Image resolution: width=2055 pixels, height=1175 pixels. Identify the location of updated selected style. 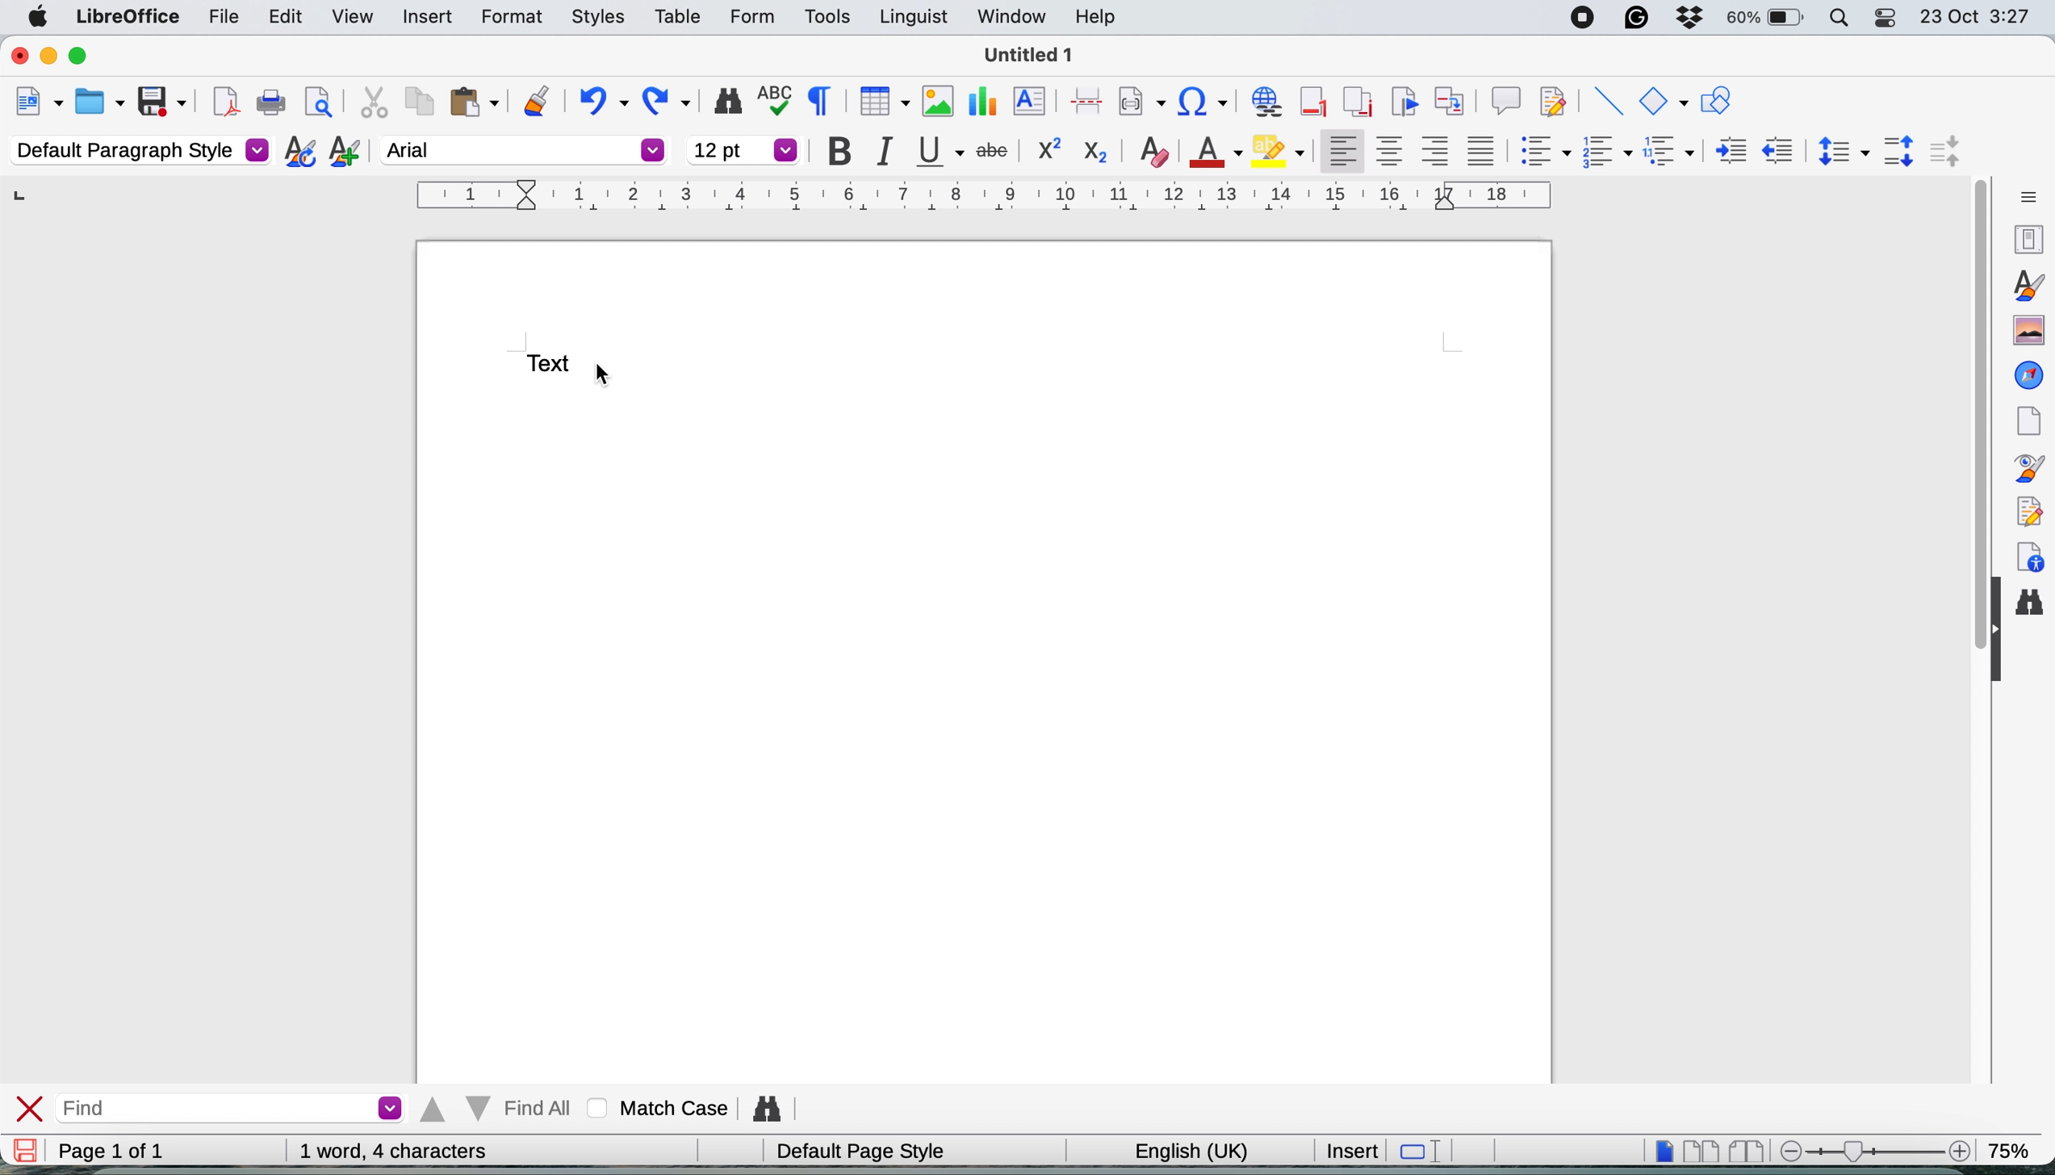
(295, 152).